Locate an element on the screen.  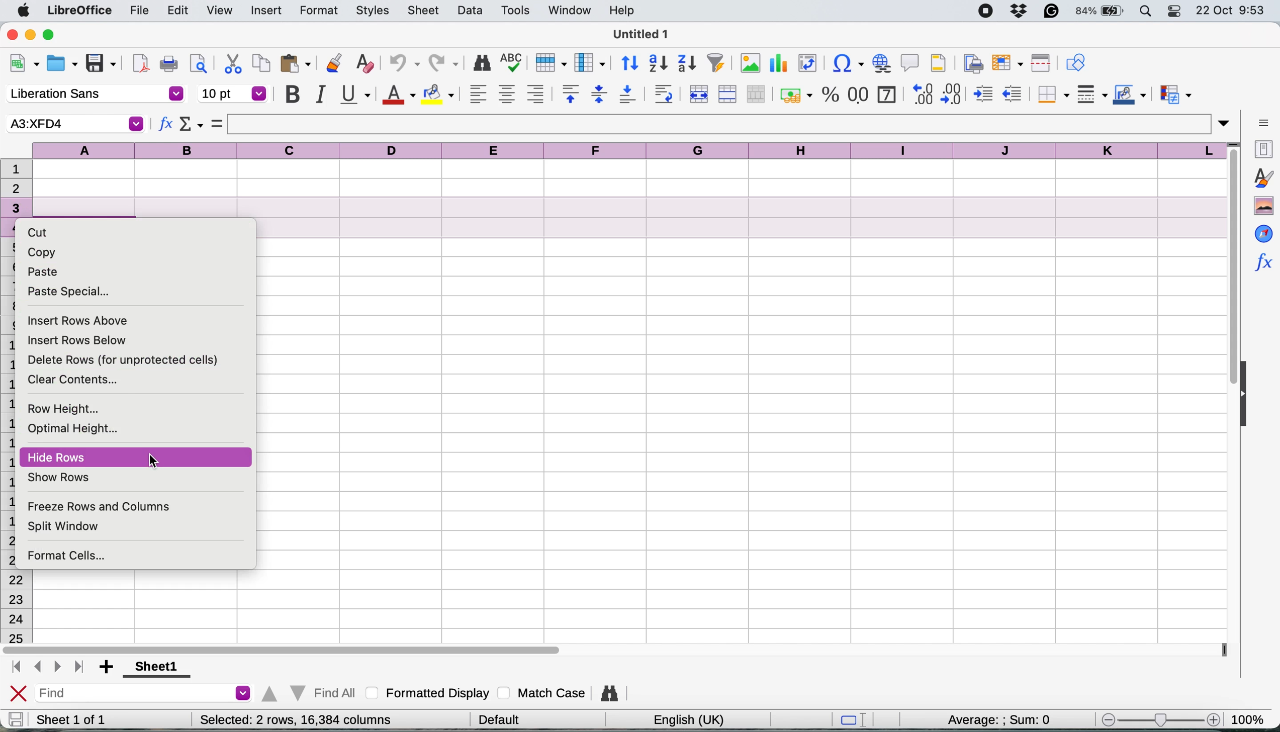
cut is located at coordinates (233, 63).